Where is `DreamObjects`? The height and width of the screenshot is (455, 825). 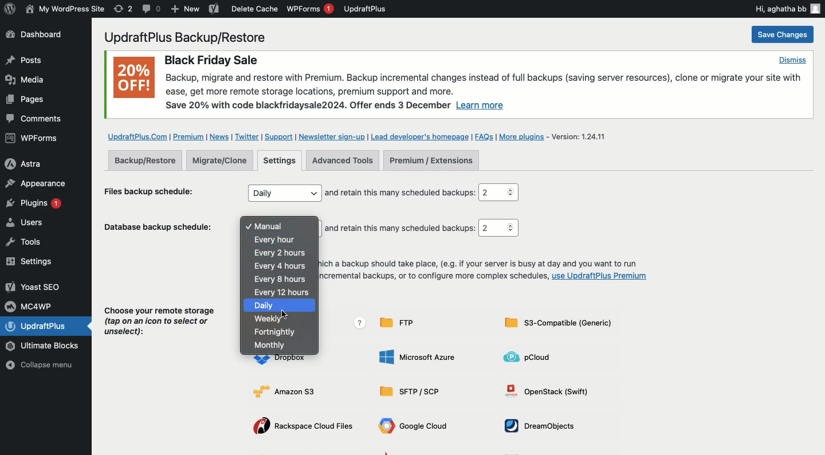
DreamObjects is located at coordinates (544, 426).